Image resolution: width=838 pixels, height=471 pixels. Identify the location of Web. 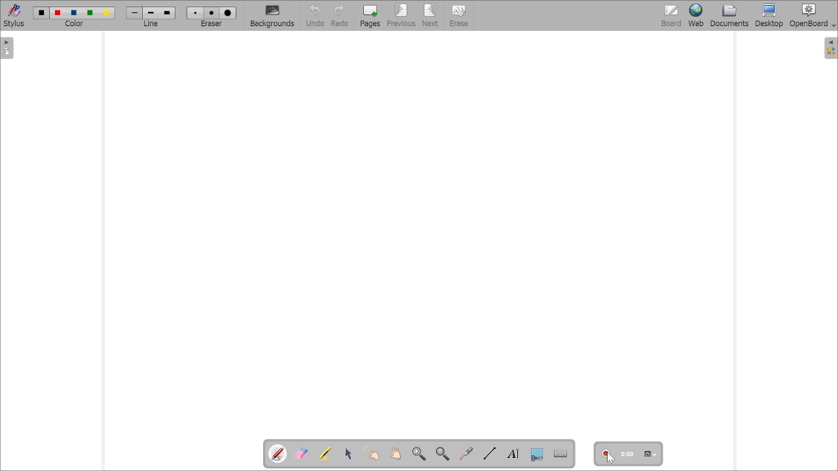
(693, 15).